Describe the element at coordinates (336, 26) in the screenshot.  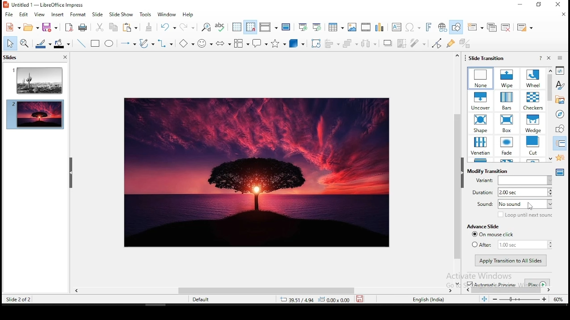
I see `tables` at that location.